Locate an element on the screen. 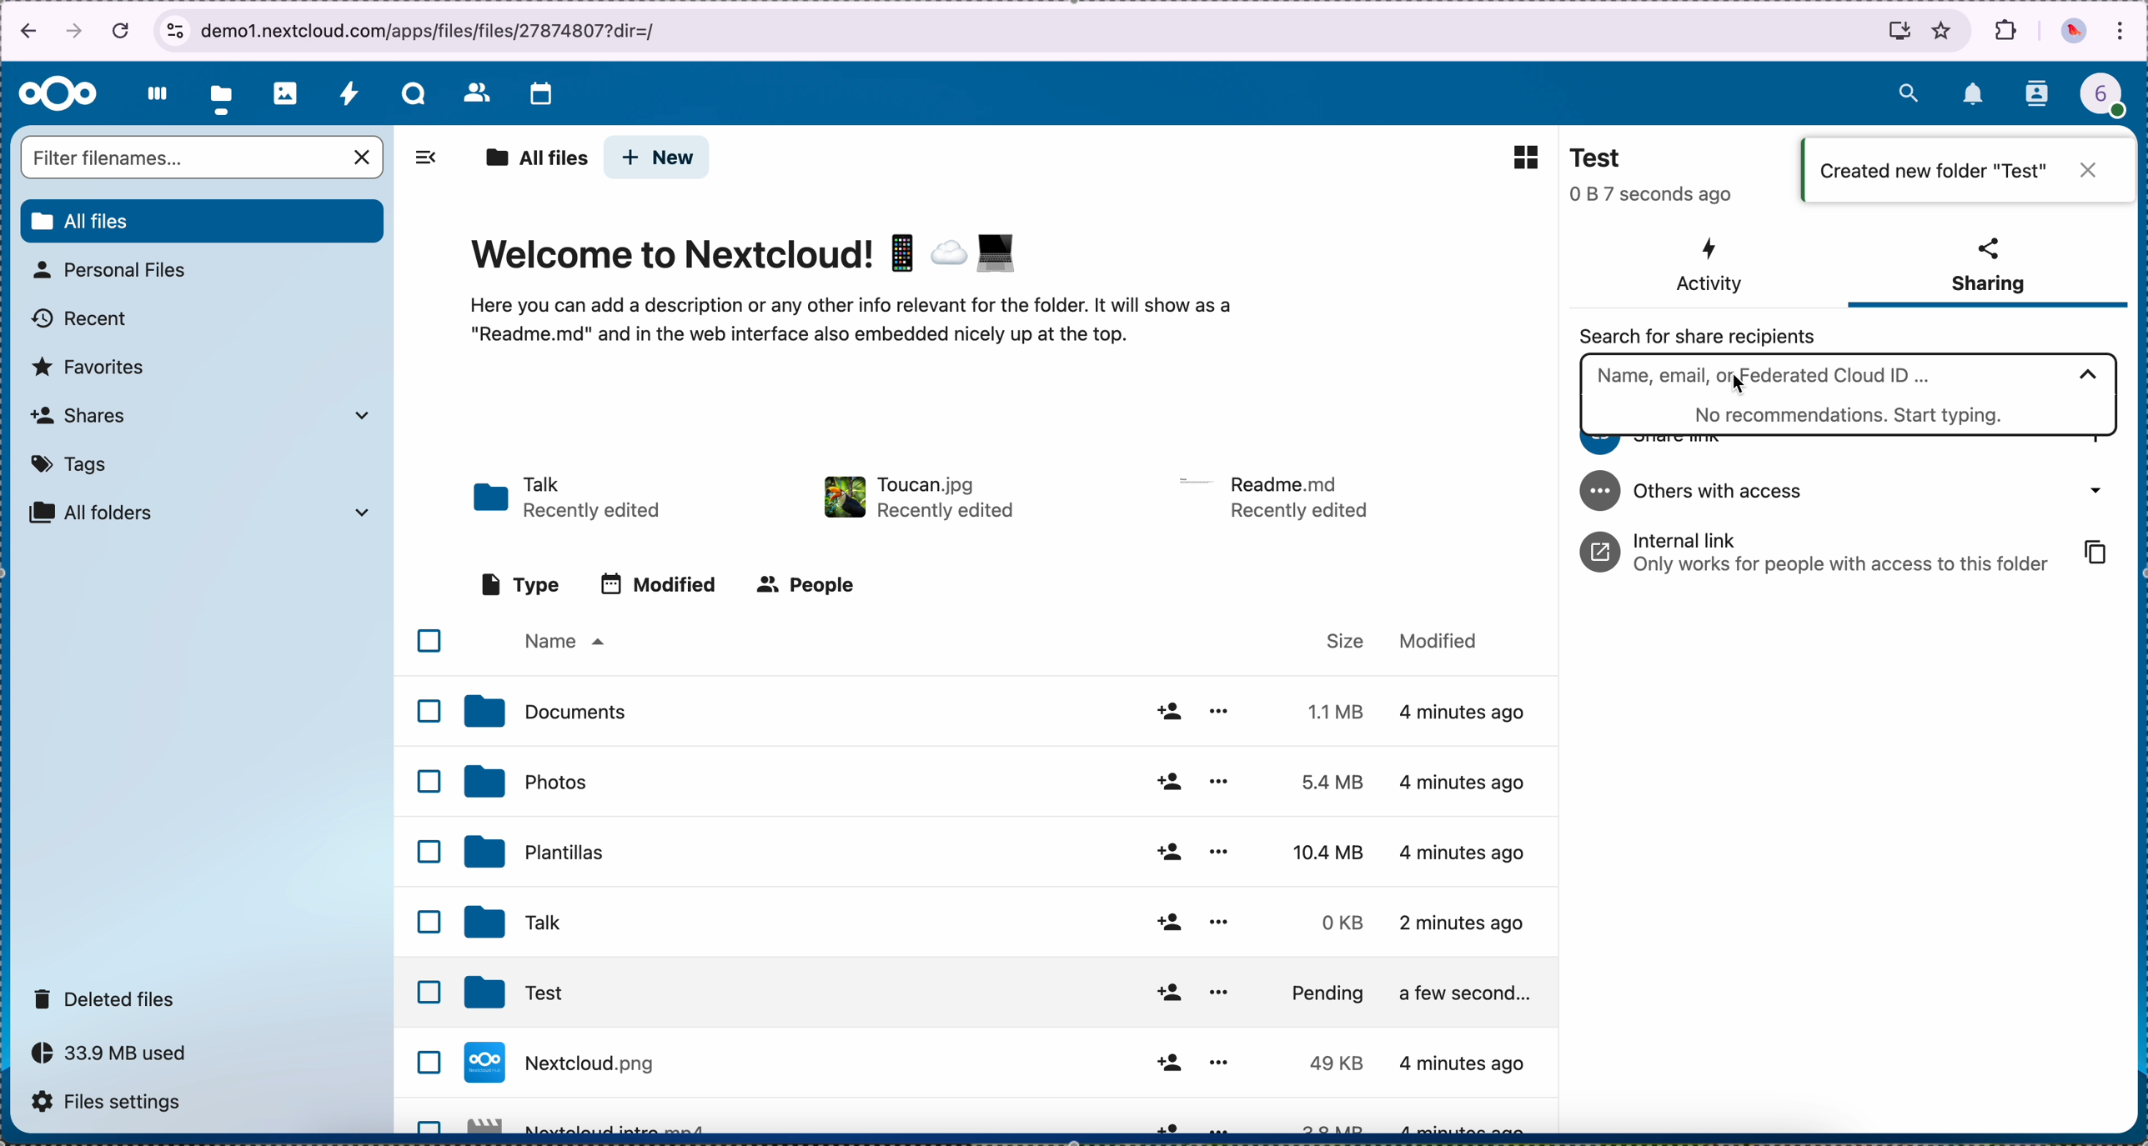 This screenshot has height=1146, width=2148. file is located at coordinates (1008, 1062).